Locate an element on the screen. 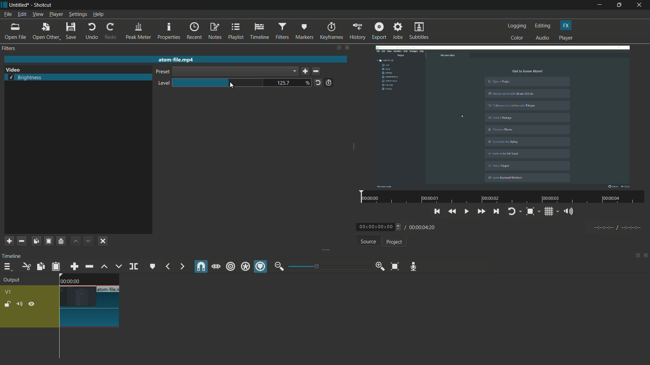  minimize is located at coordinates (600, 5).